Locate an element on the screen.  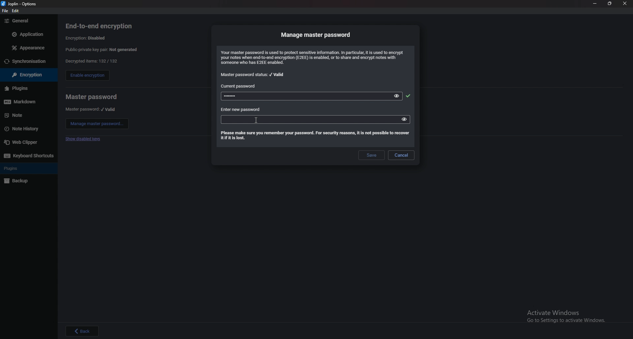
enter new password is located at coordinates (241, 110).